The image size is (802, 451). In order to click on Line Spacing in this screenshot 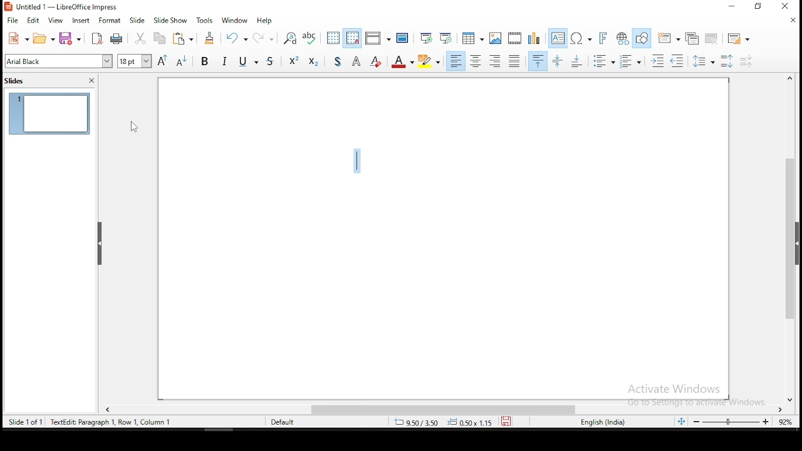, I will do `click(704, 61)`.